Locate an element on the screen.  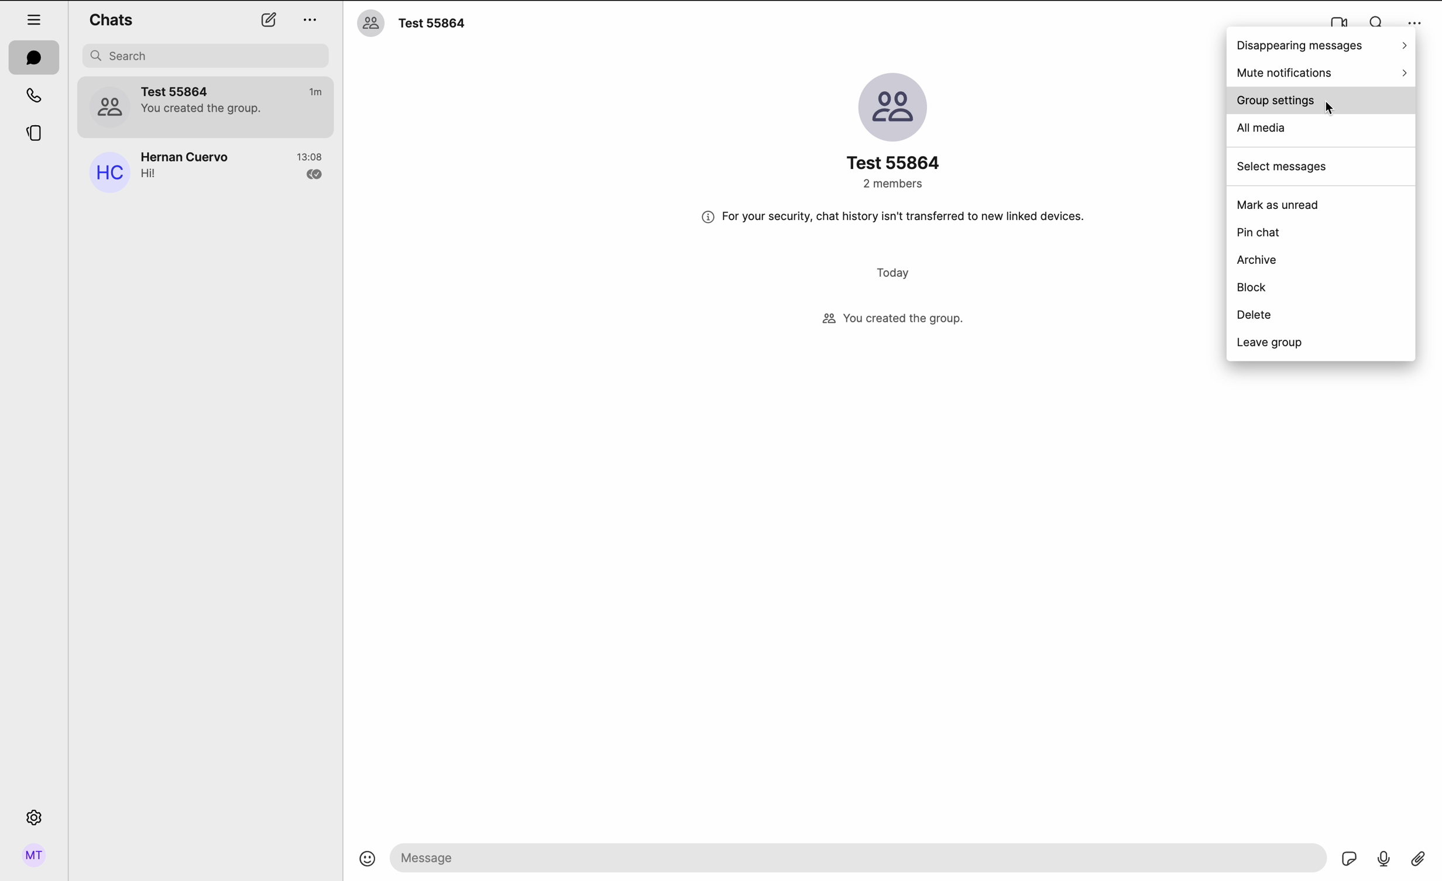
Hernan Cuervo chat is located at coordinates (204, 170).